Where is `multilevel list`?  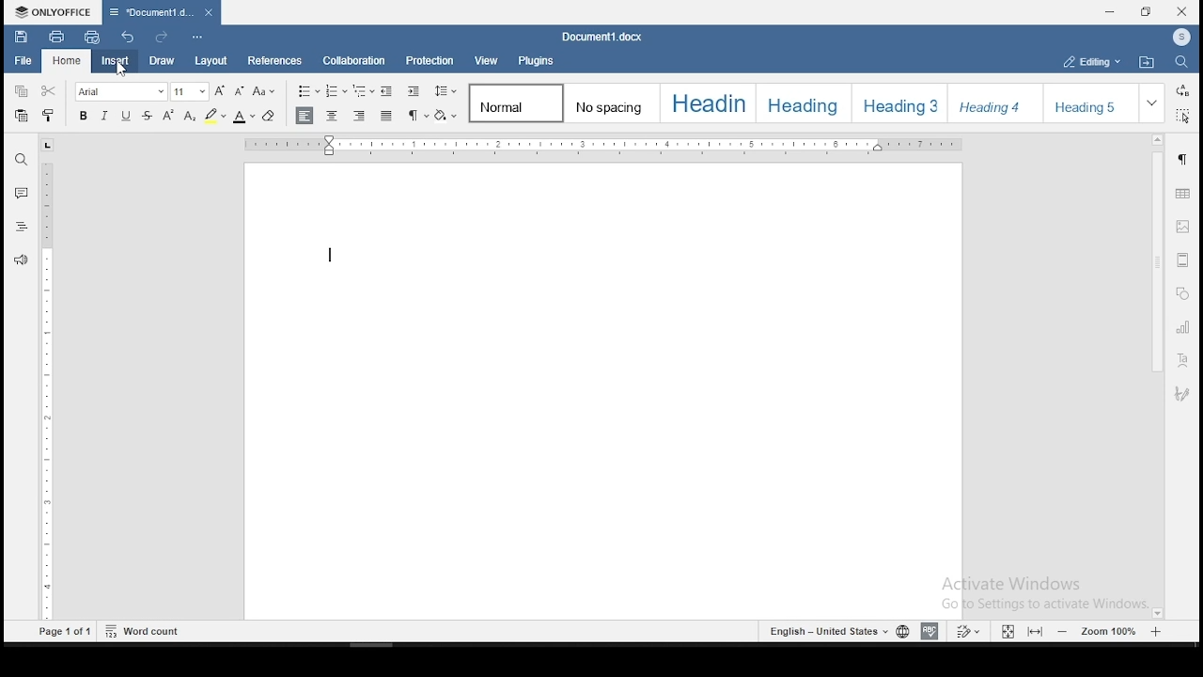 multilevel list is located at coordinates (364, 90).